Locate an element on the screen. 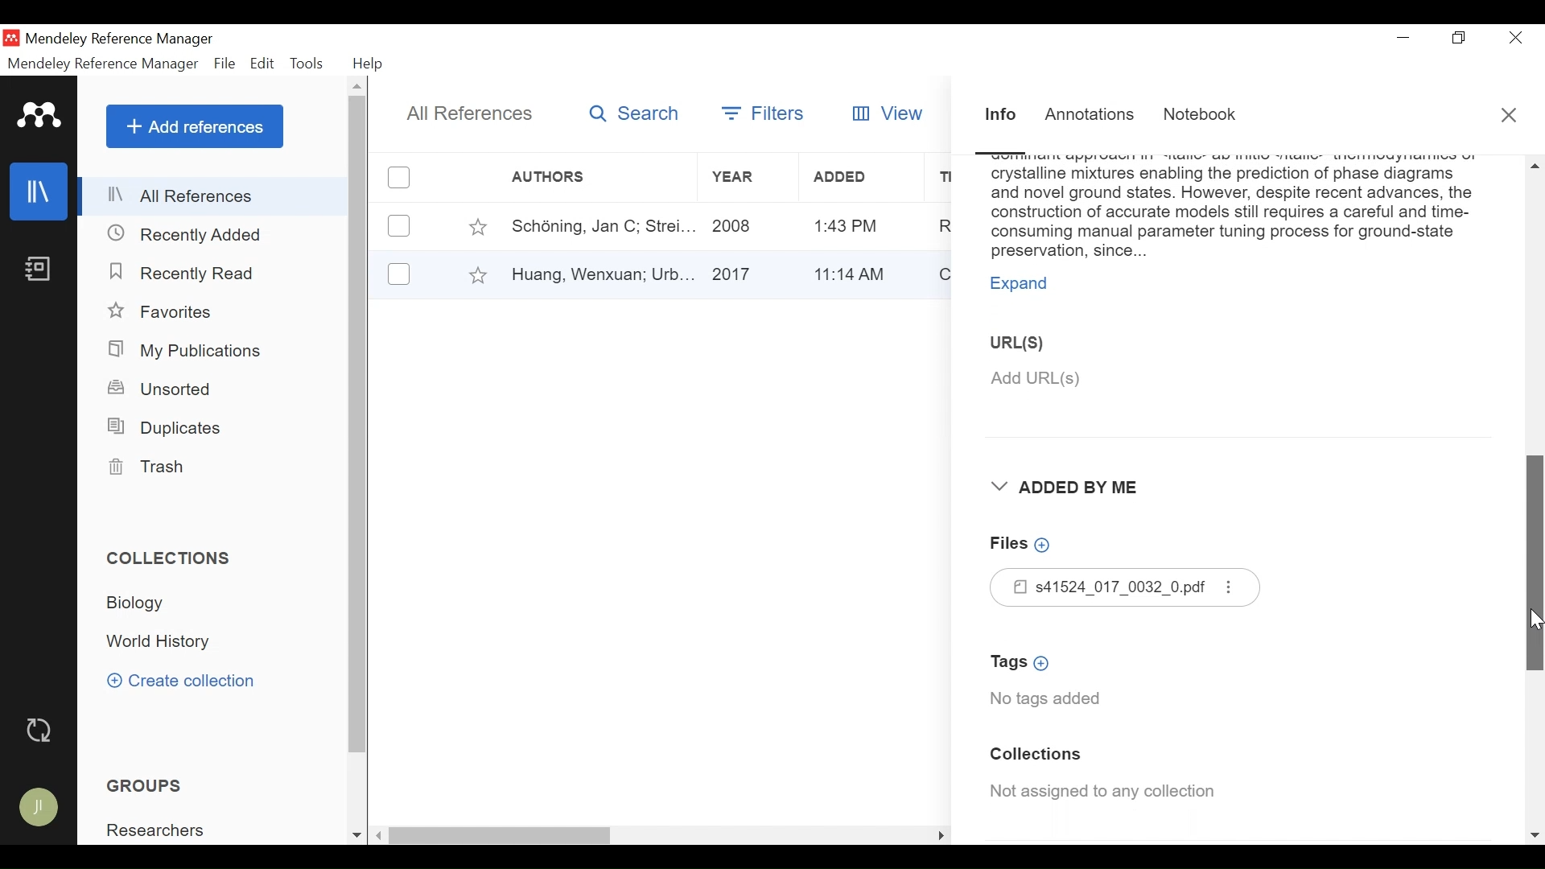 The height and width of the screenshot is (869, 1545). Author is located at coordinates (596, 225).